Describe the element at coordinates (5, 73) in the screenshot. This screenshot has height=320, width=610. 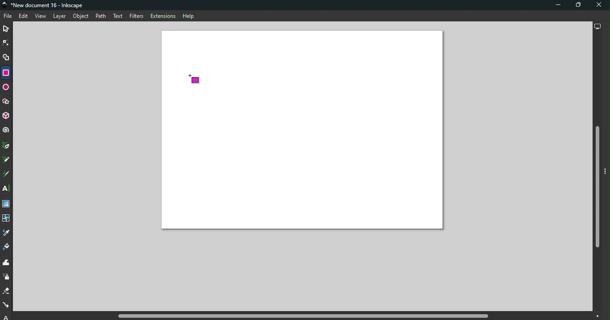
I see `Rectangle tool` at that location.